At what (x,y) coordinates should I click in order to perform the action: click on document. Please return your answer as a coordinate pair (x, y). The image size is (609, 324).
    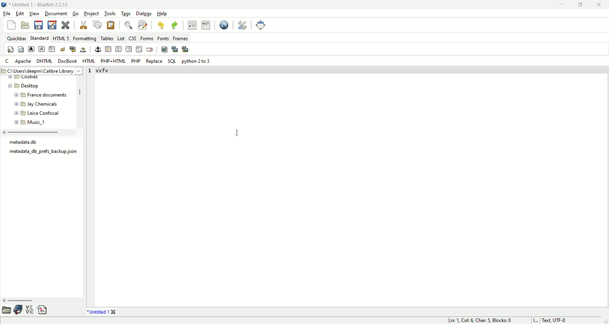
    Looking at the image, I should click on (55, 14).